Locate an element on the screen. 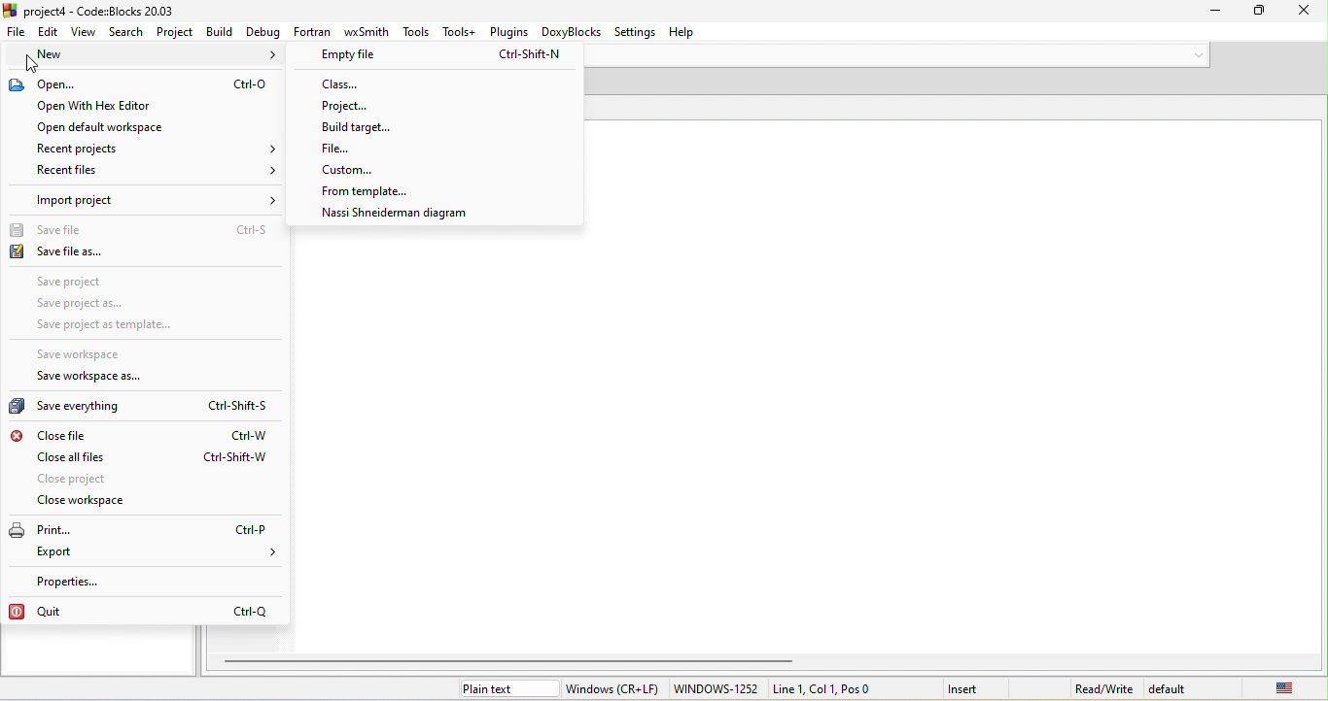 The image size is (1328, 701). default is located at coordinates (1174, 687).